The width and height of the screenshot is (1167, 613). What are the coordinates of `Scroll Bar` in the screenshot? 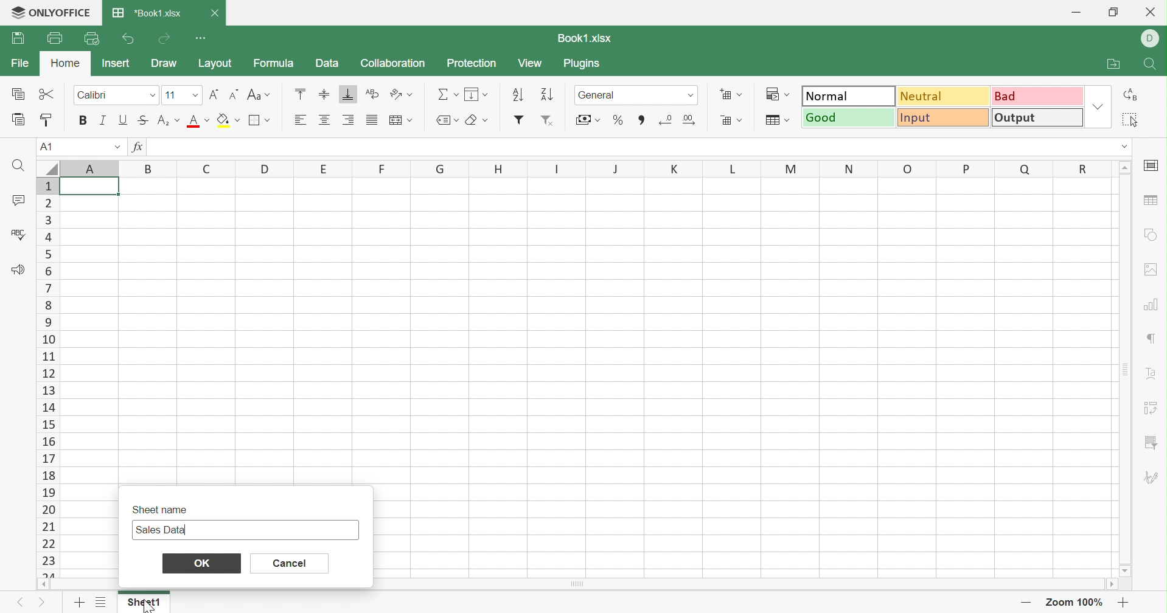 It's located at (1123, 372).